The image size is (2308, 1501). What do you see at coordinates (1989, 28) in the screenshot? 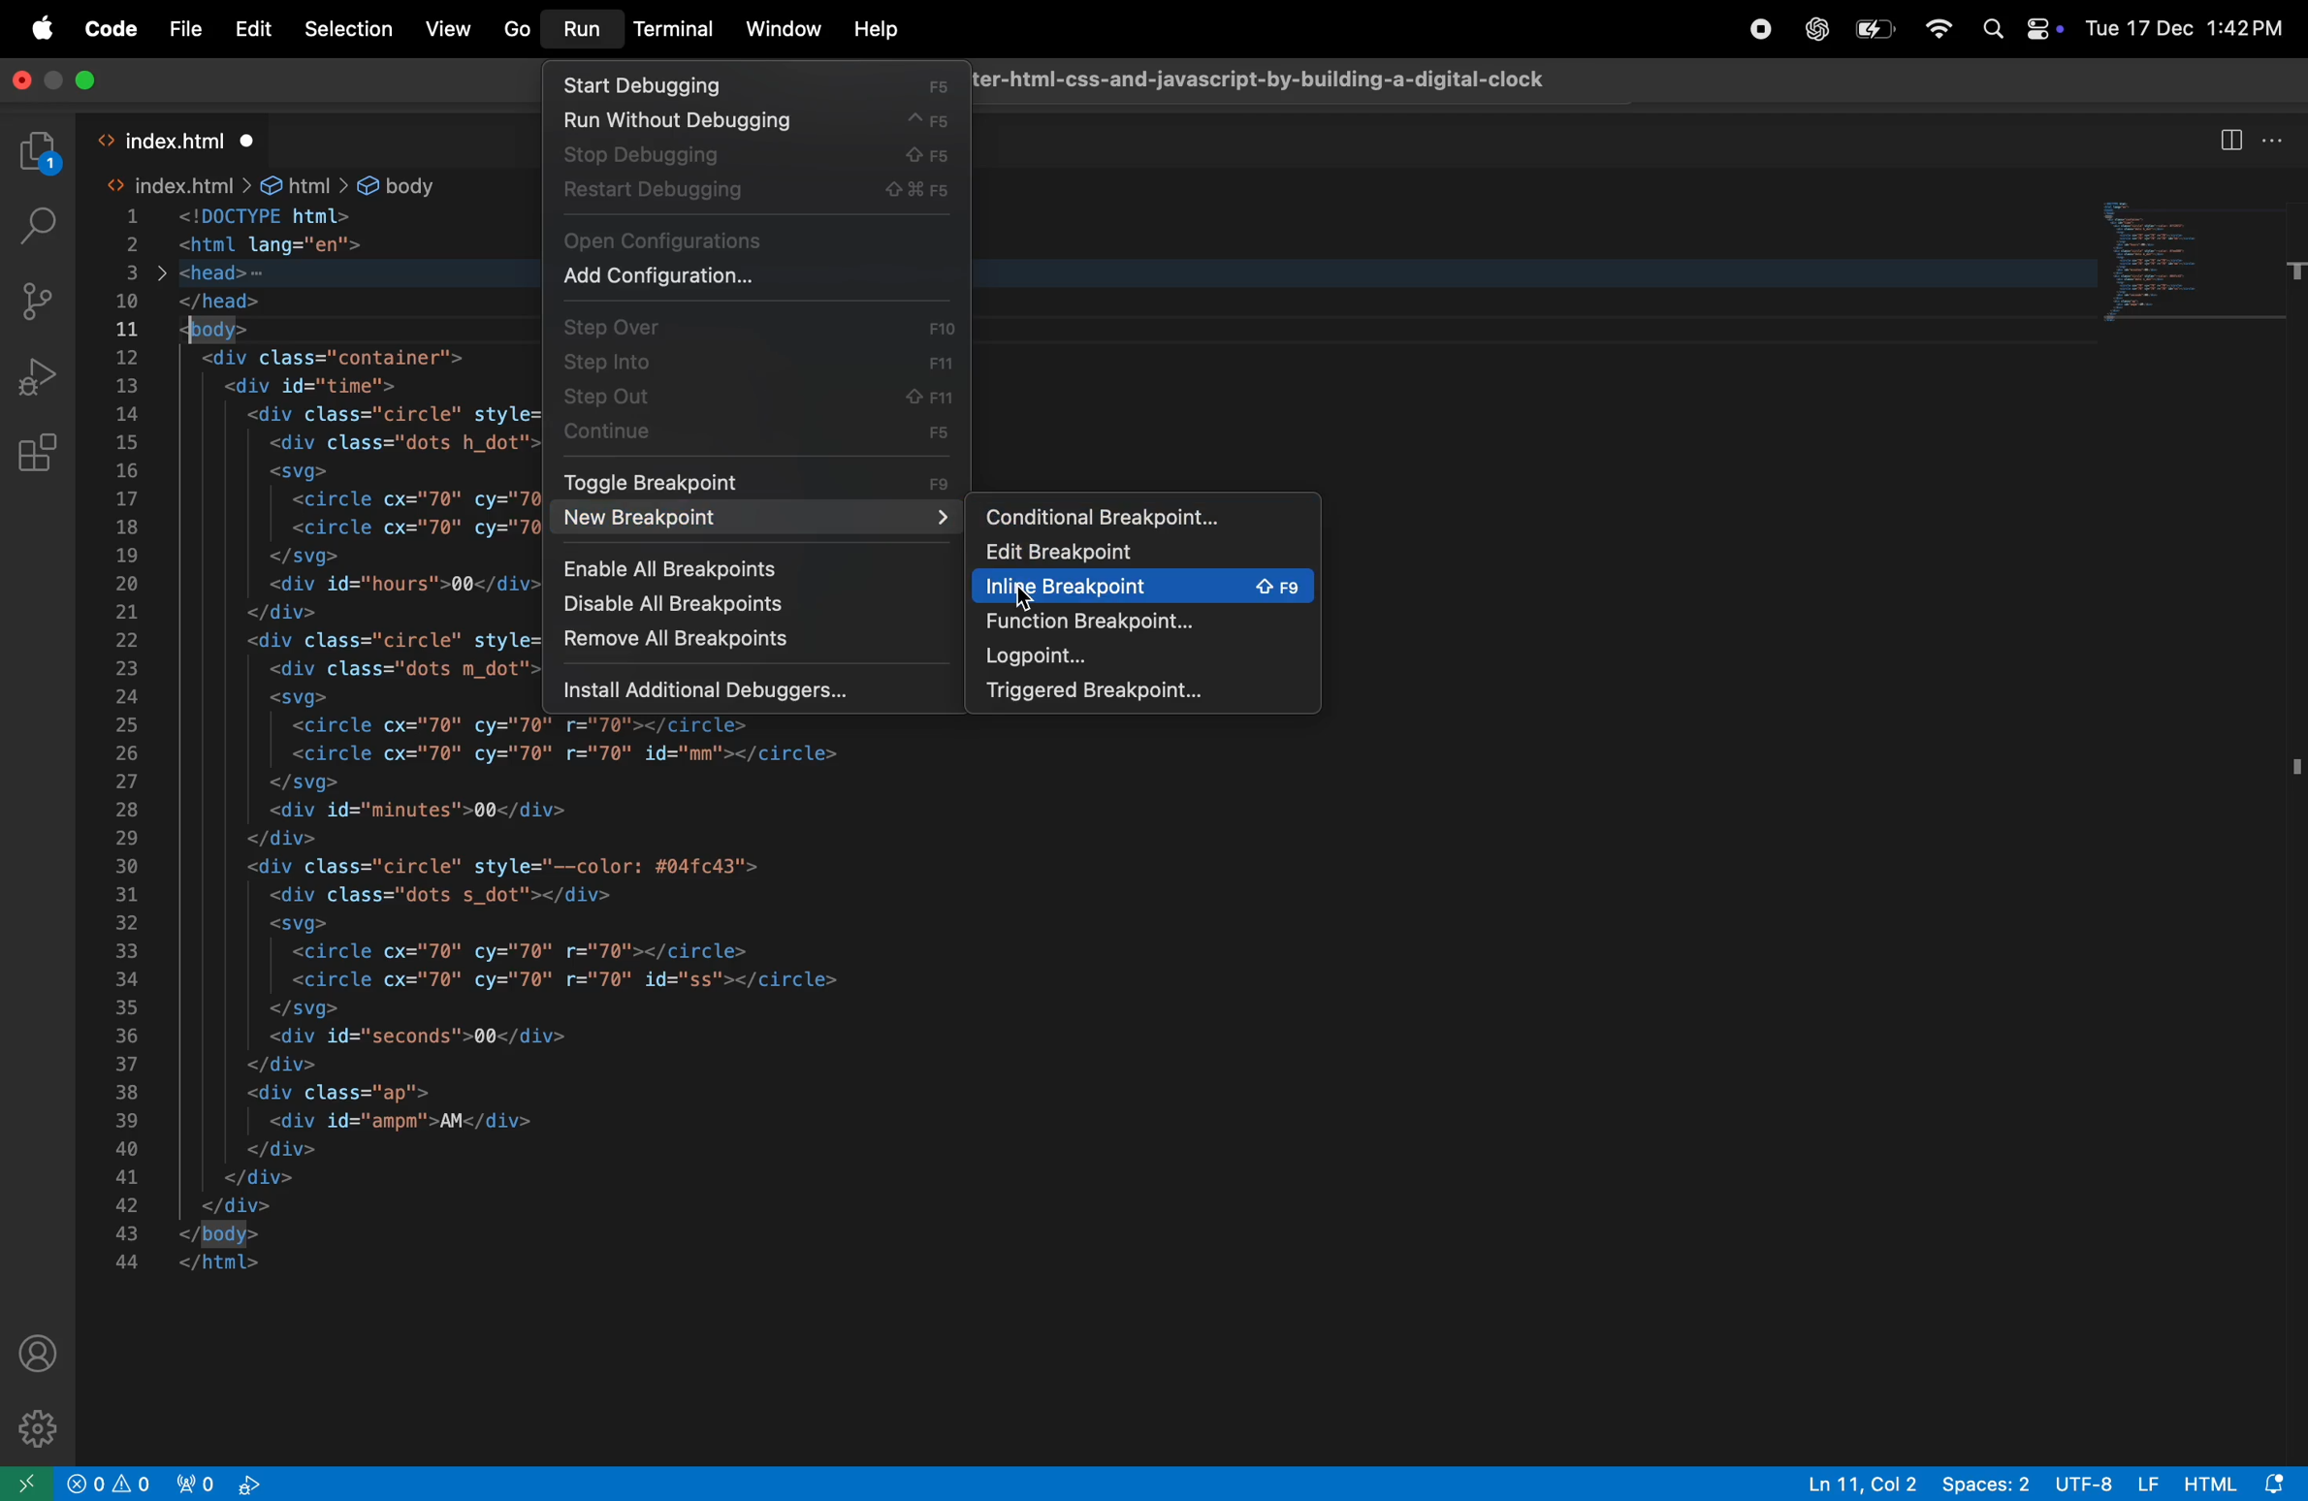
I see `Spotlight` at bounding box center [1989, 28].